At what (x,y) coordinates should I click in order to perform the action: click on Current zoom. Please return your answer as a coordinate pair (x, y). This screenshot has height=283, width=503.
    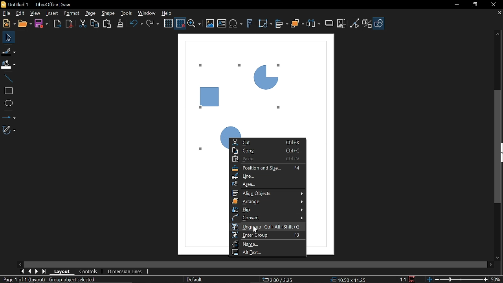
    Looking at the image, I should click on (23, 271).